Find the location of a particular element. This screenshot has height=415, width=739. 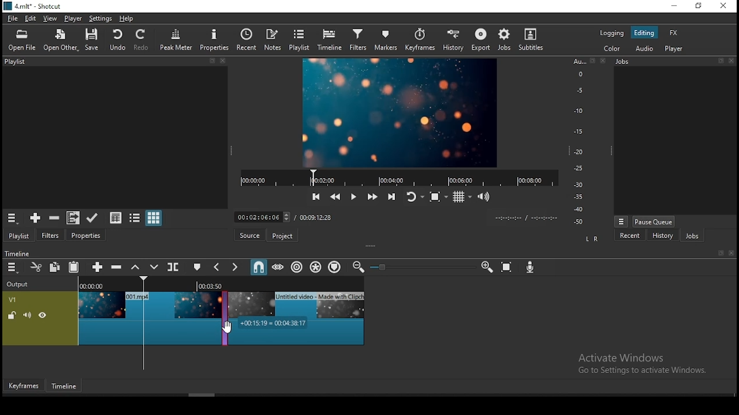

markers is located at coordinates (389, 39).